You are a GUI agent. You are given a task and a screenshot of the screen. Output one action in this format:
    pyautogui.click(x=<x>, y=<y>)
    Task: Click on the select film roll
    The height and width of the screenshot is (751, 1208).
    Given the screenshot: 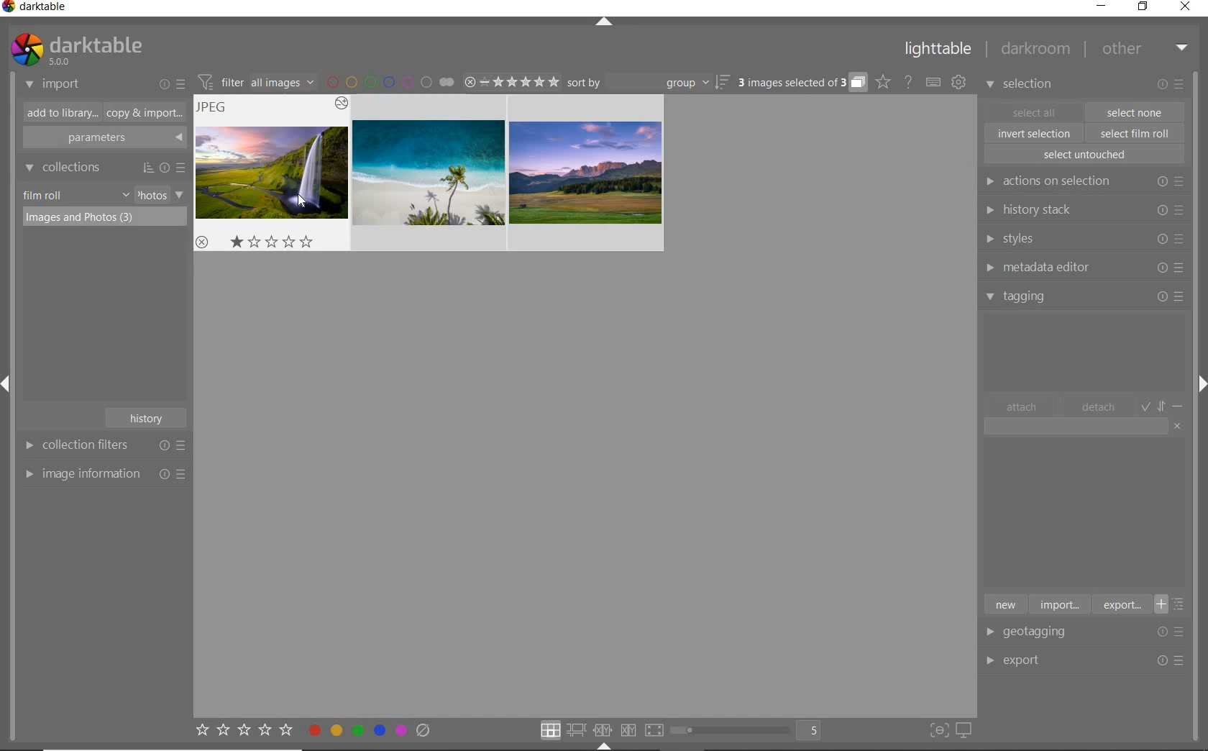 What is the action you would take?
    pyautogui.click(x=1135, y=132)
    